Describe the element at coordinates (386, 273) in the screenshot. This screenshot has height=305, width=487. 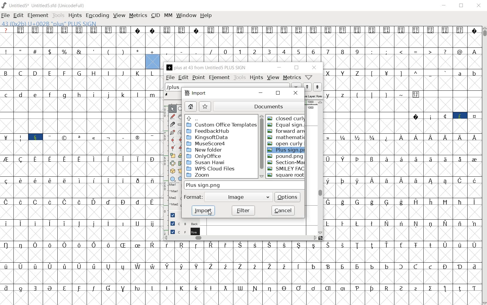
I see `https://labeling-s.turing.com/conversations/75682/view` at that location.